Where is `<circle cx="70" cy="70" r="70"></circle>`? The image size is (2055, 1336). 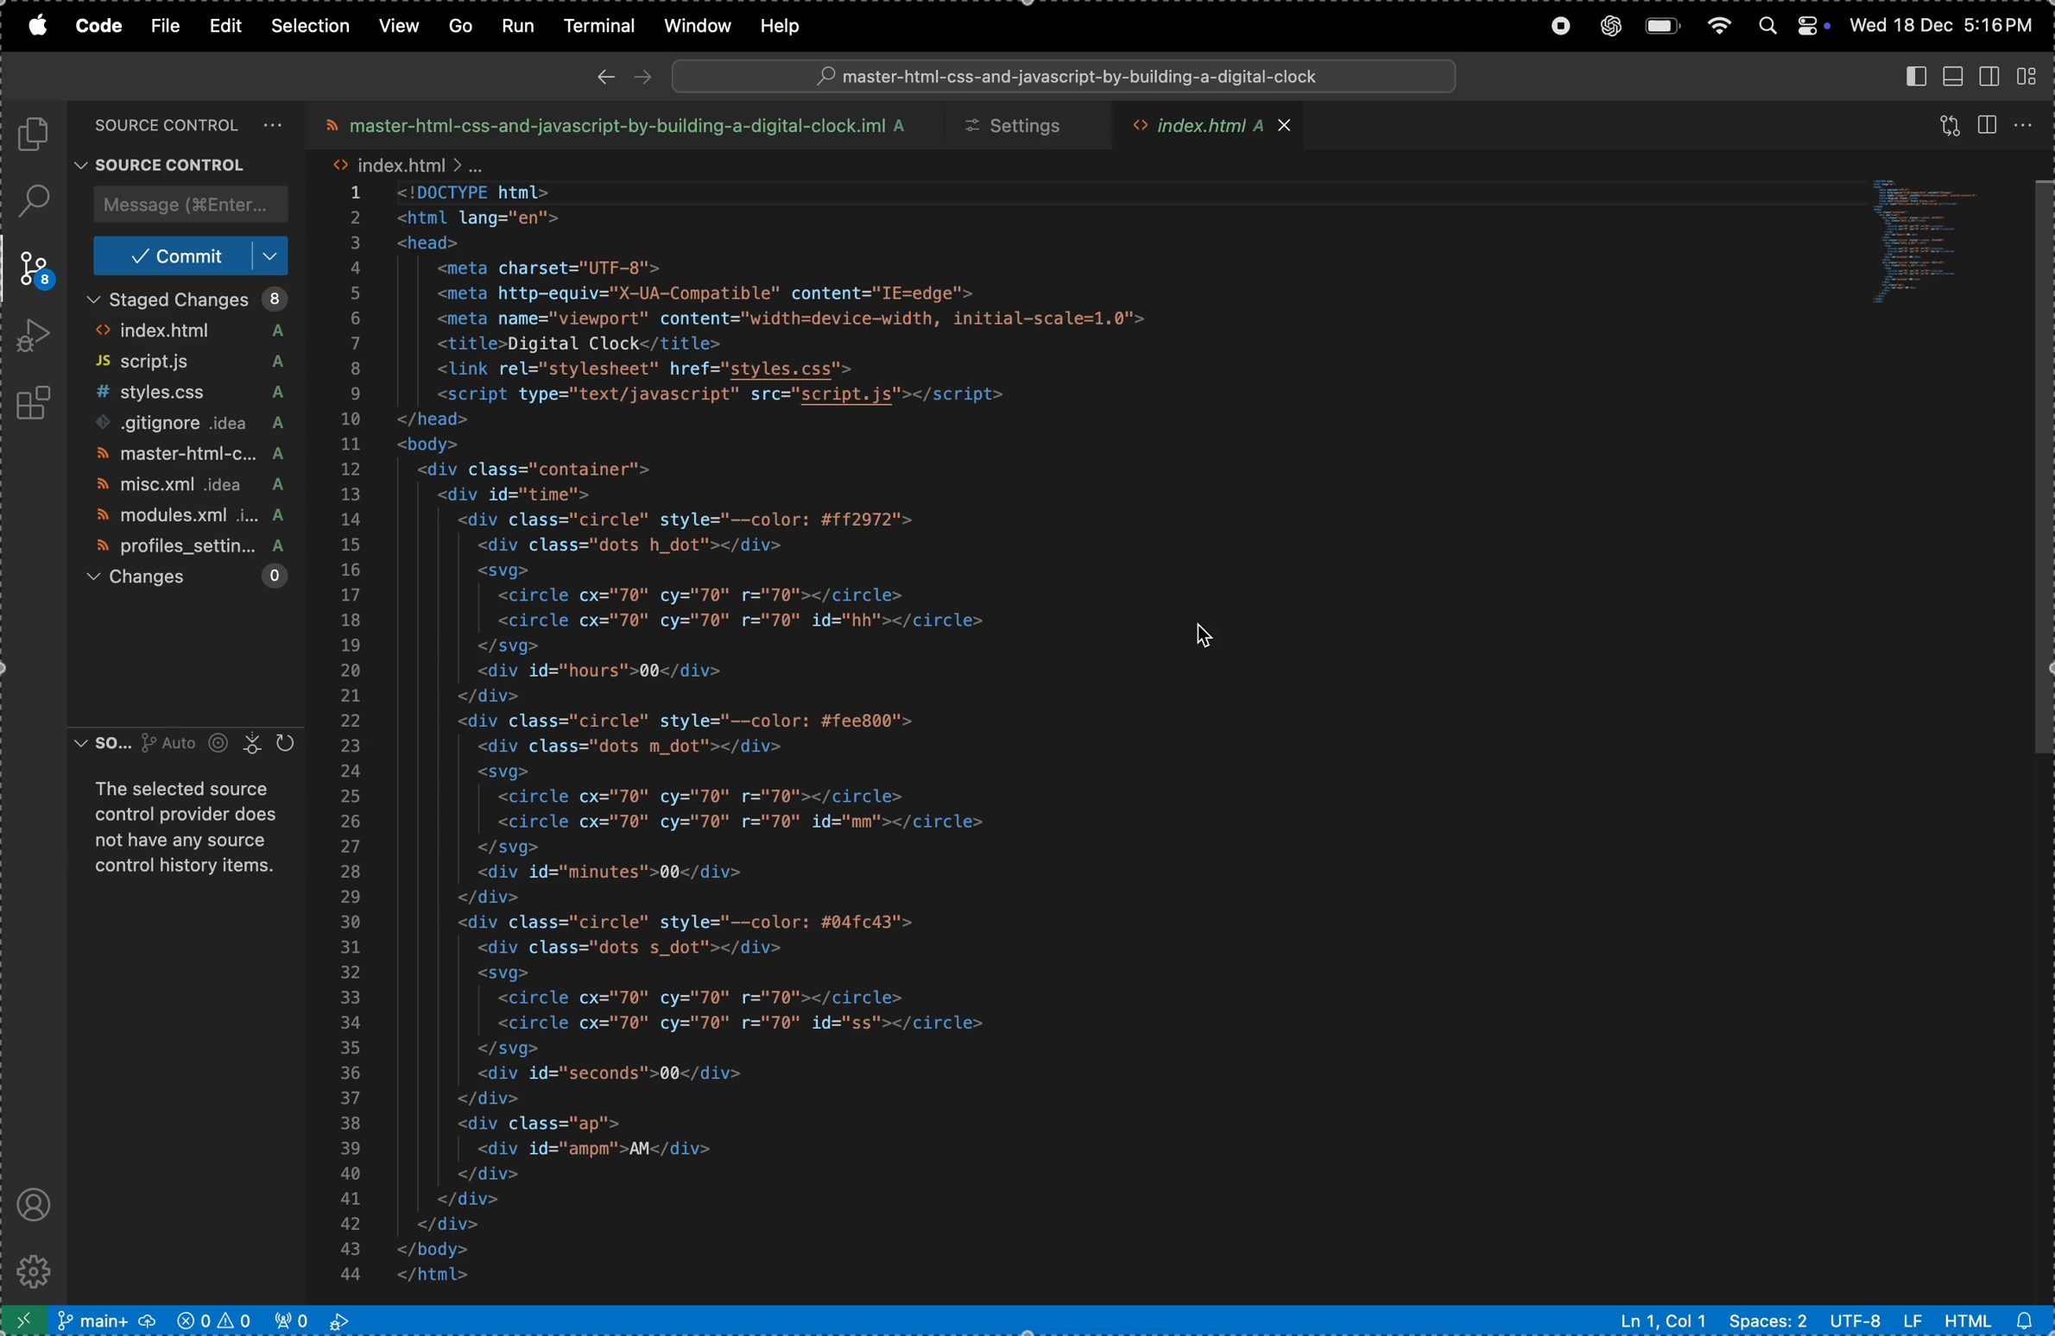
<circle cx="70" cy="70" r="70"></circle> is located at coordinates (718, 797).